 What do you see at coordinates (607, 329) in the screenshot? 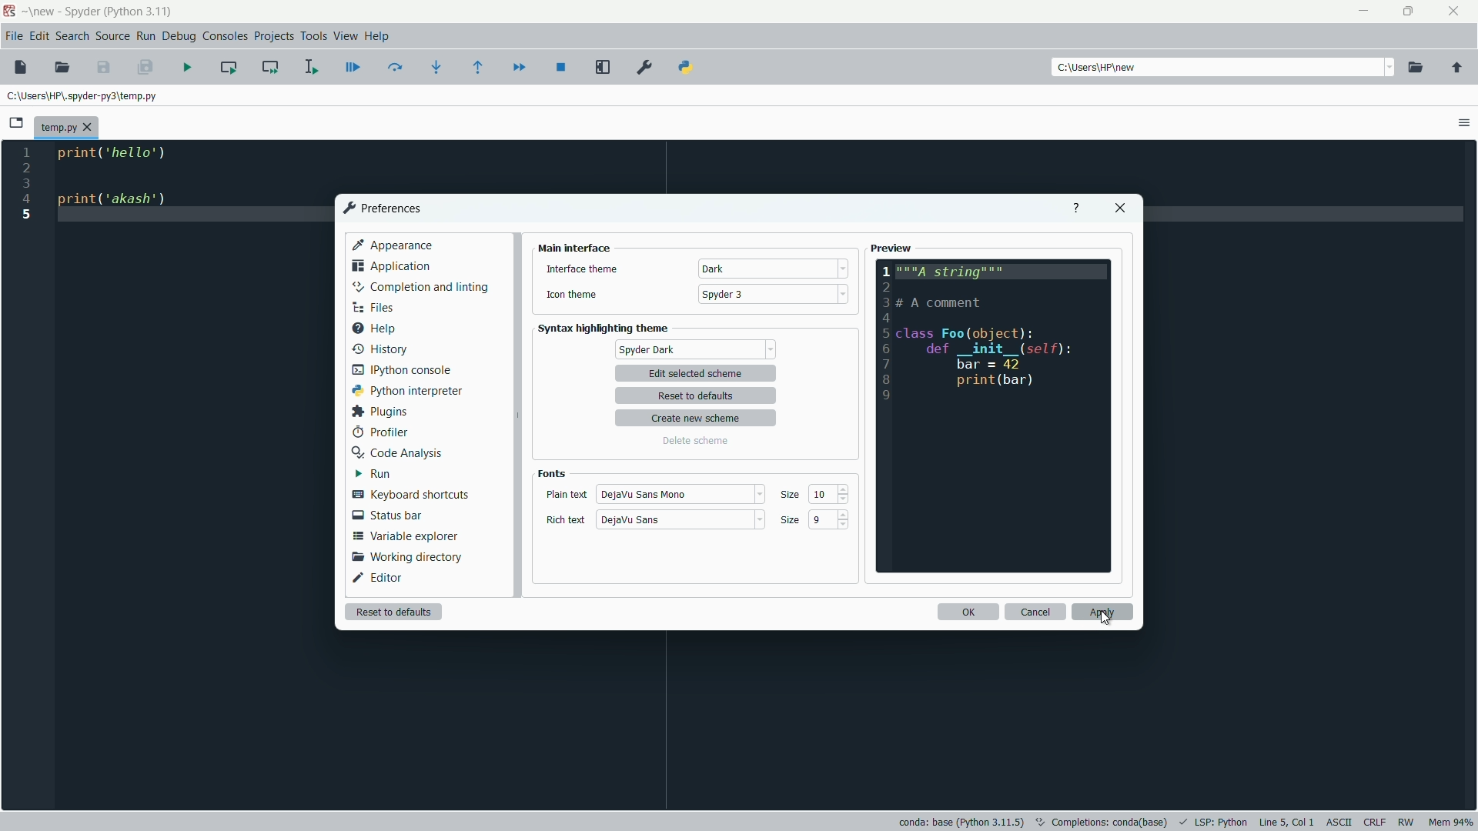
I see `syntax highlighting theme` at bounding box center [607, 329].